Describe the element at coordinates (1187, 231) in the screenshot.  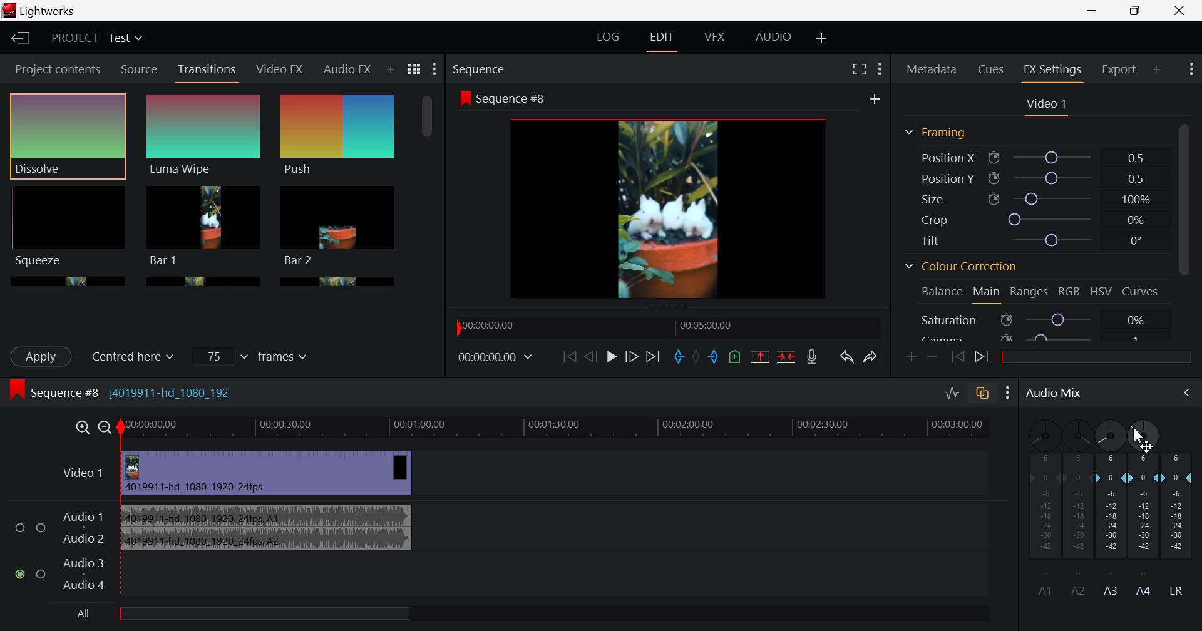
I see `Scroll Bar` at that location.